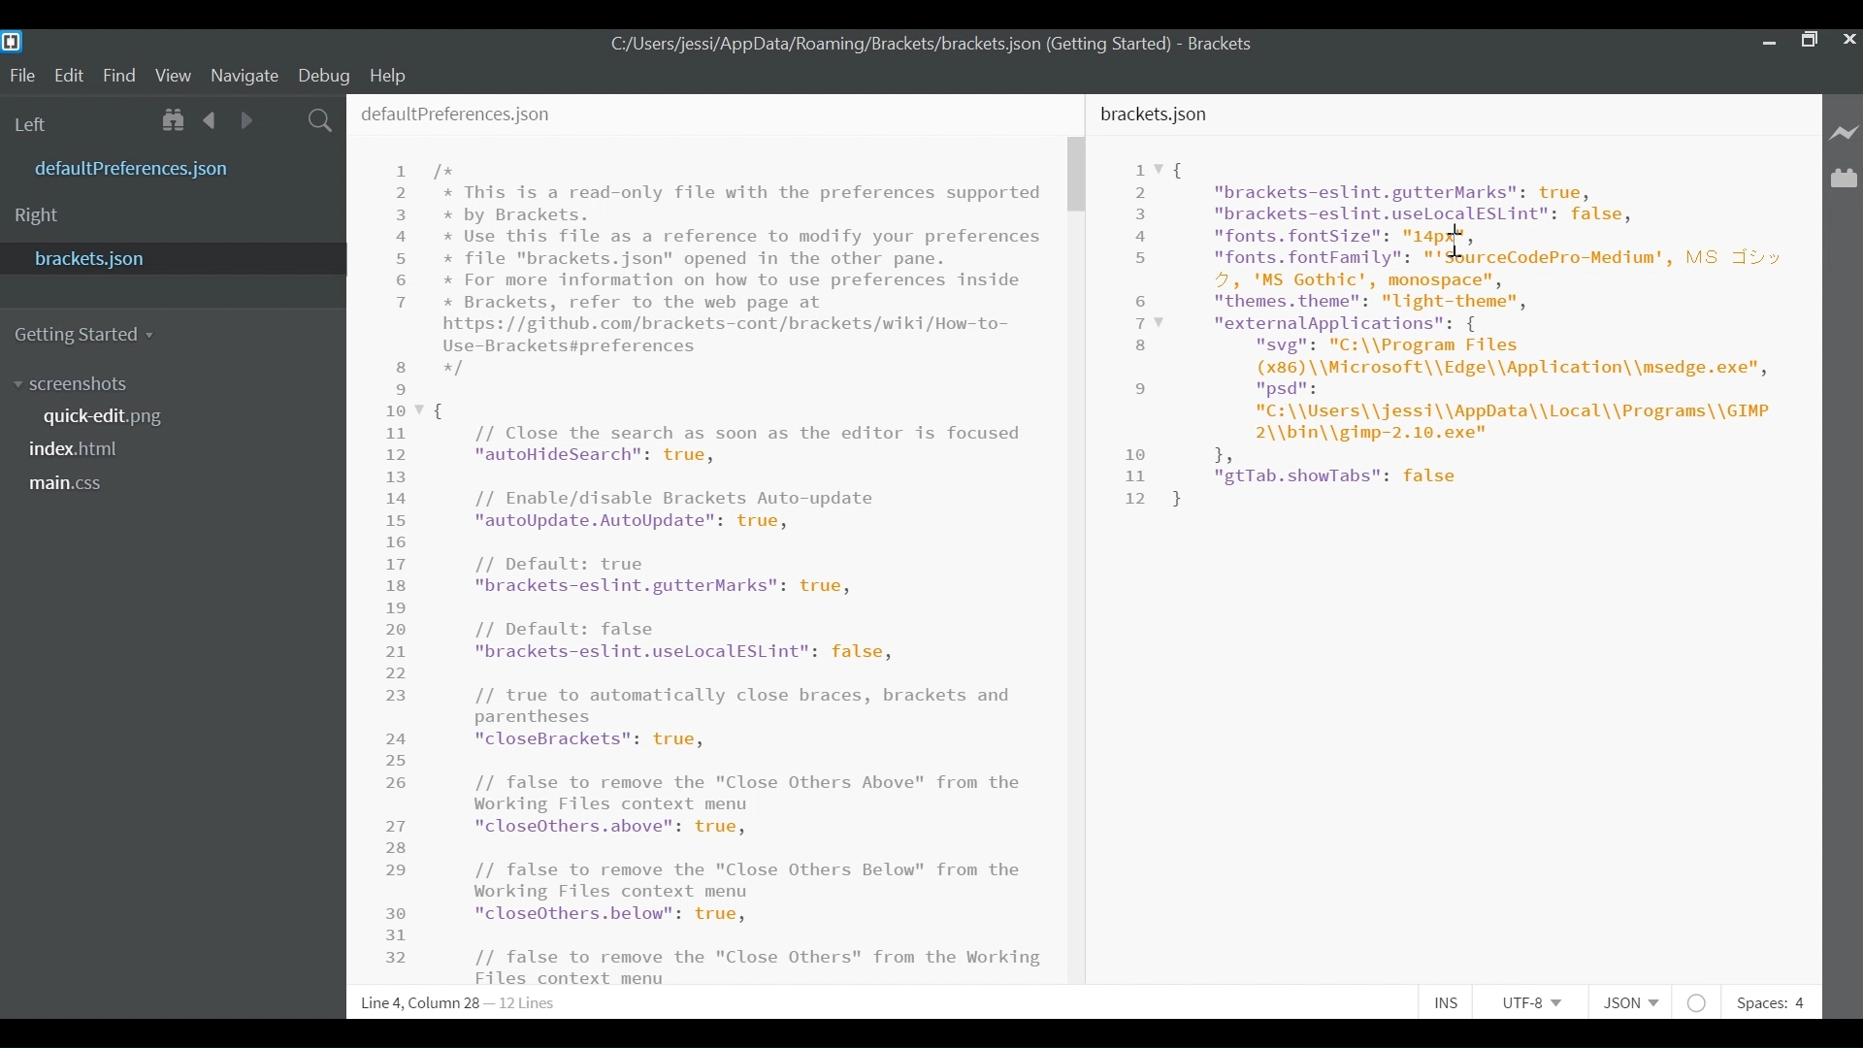 This screenshot has height=1048, width=1863. I want to click on Spaces, so click(1769, 1003).